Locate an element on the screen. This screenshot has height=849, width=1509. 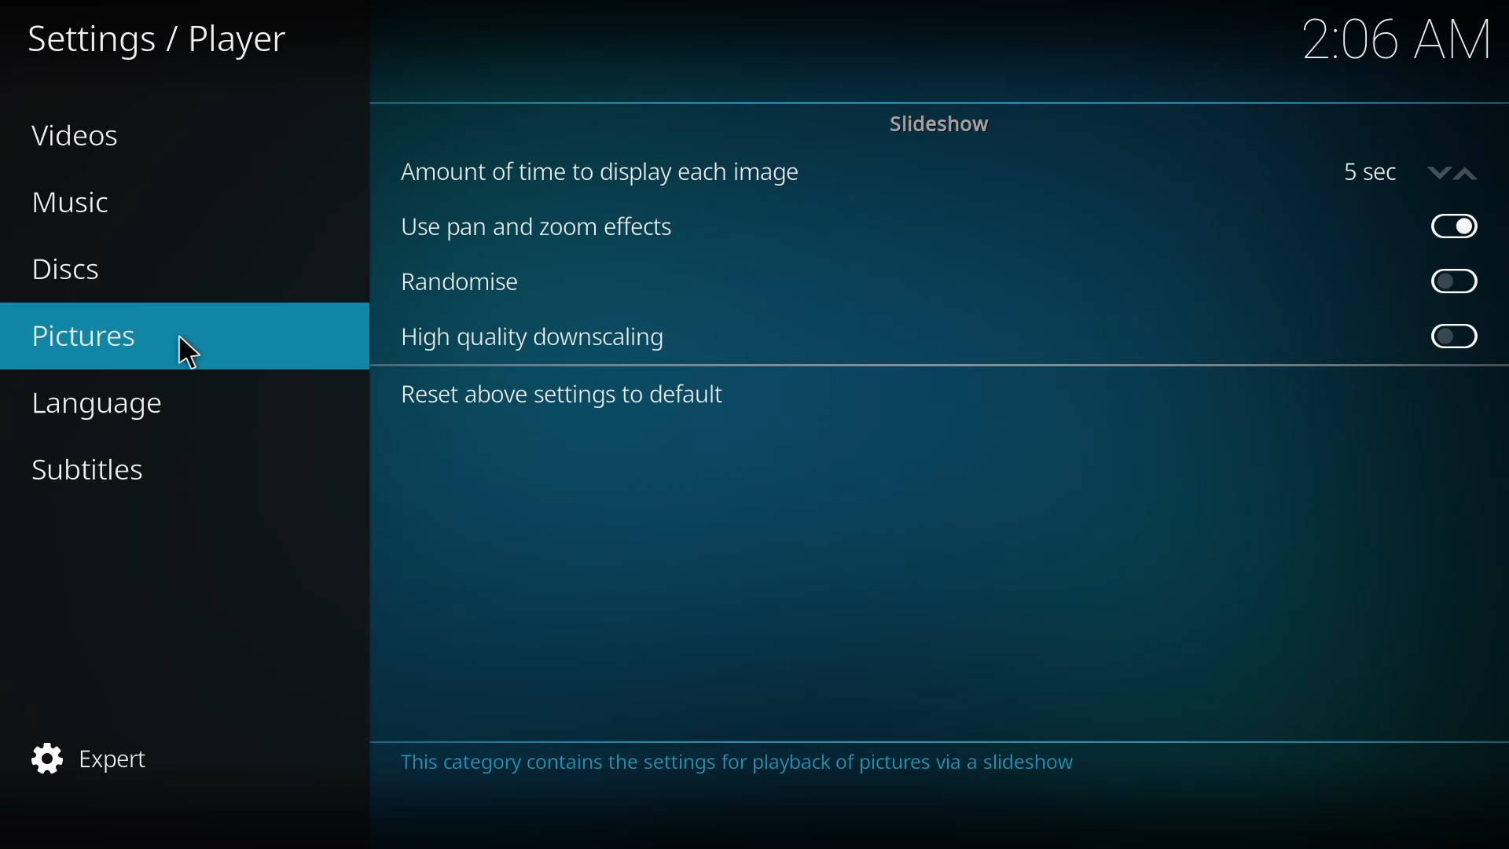
expert is located at coordinates (95, 756).